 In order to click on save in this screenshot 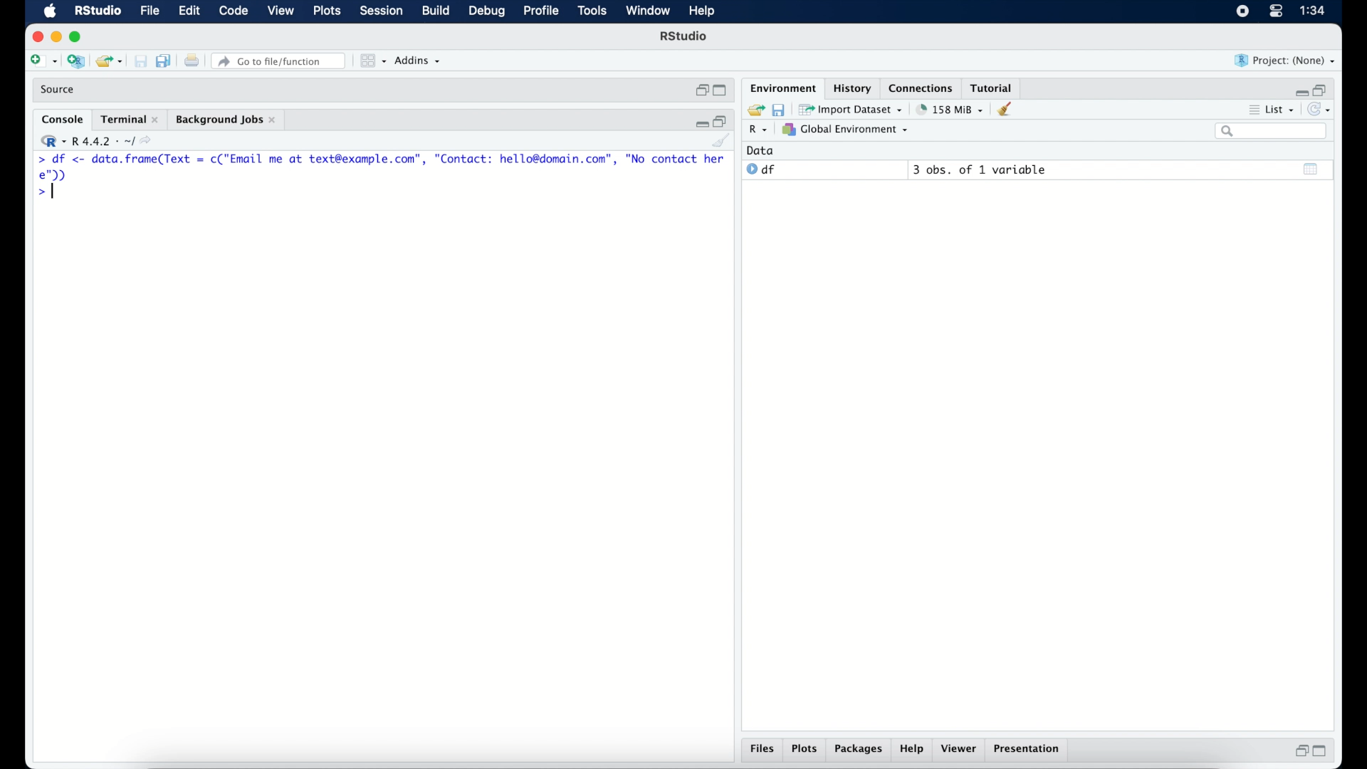, I will do `click(782, 110)`.